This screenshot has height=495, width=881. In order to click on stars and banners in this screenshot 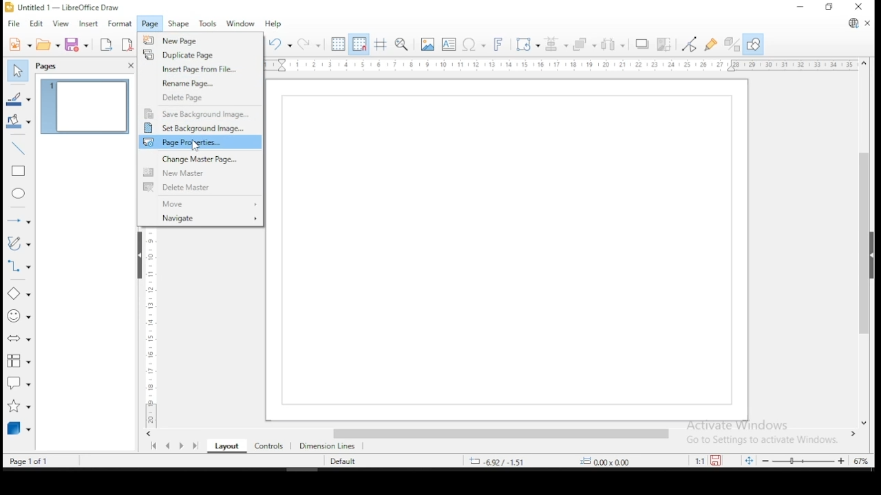, I will do `click(17, 406)`.